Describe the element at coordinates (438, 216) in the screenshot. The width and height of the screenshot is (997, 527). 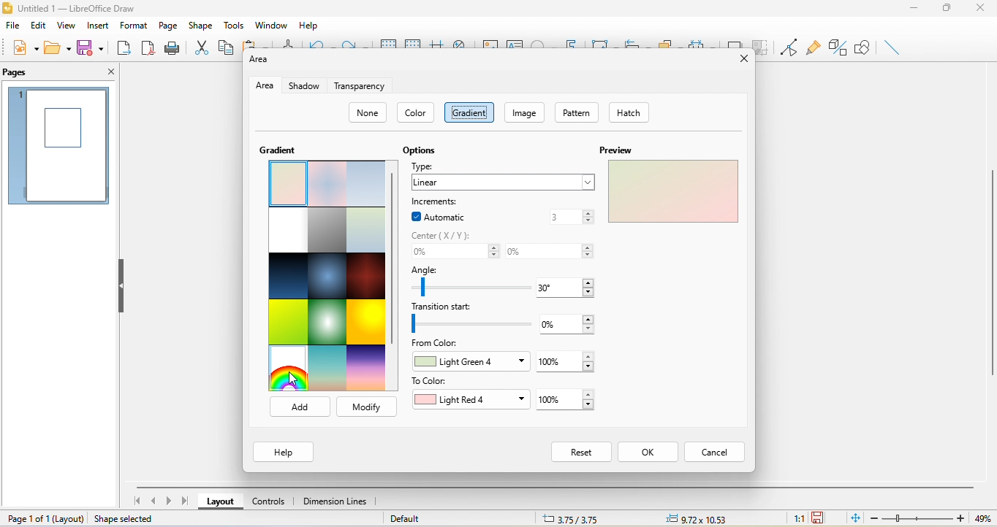
I see `automatic` at that location.